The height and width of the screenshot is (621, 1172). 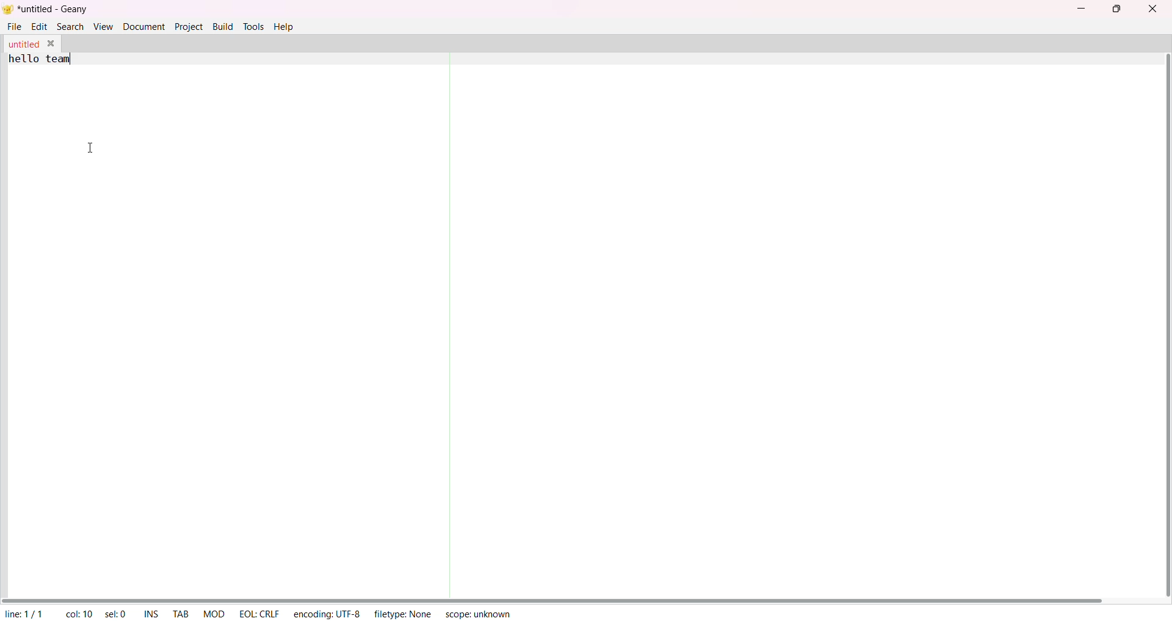 I want to click on minimize, so click(x=1080, y=10).